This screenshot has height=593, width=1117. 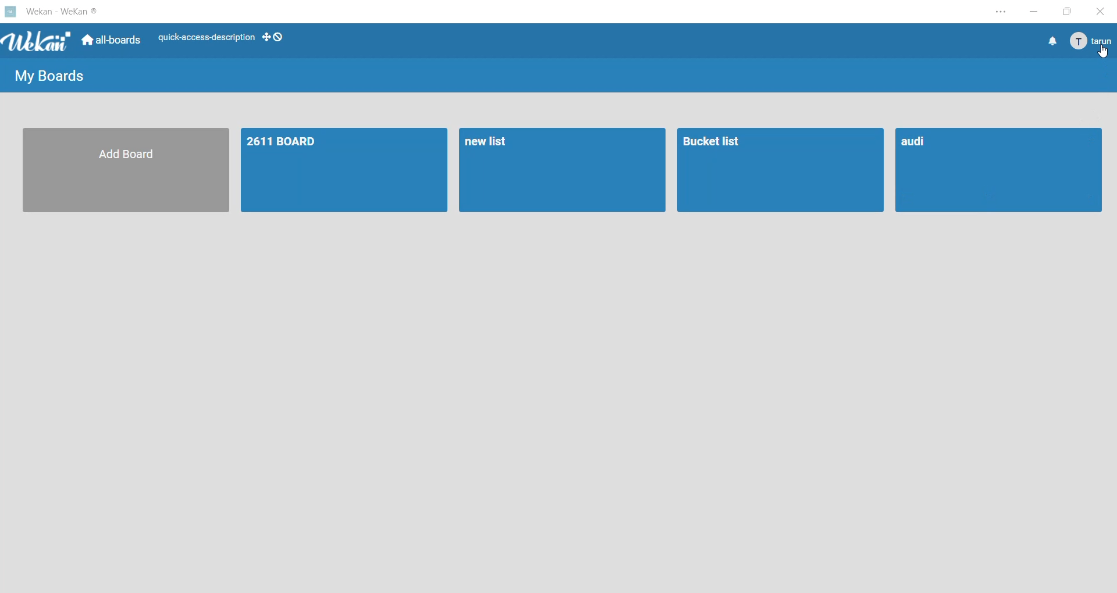 I want to click on minimize, so click(x=1035, y=13).